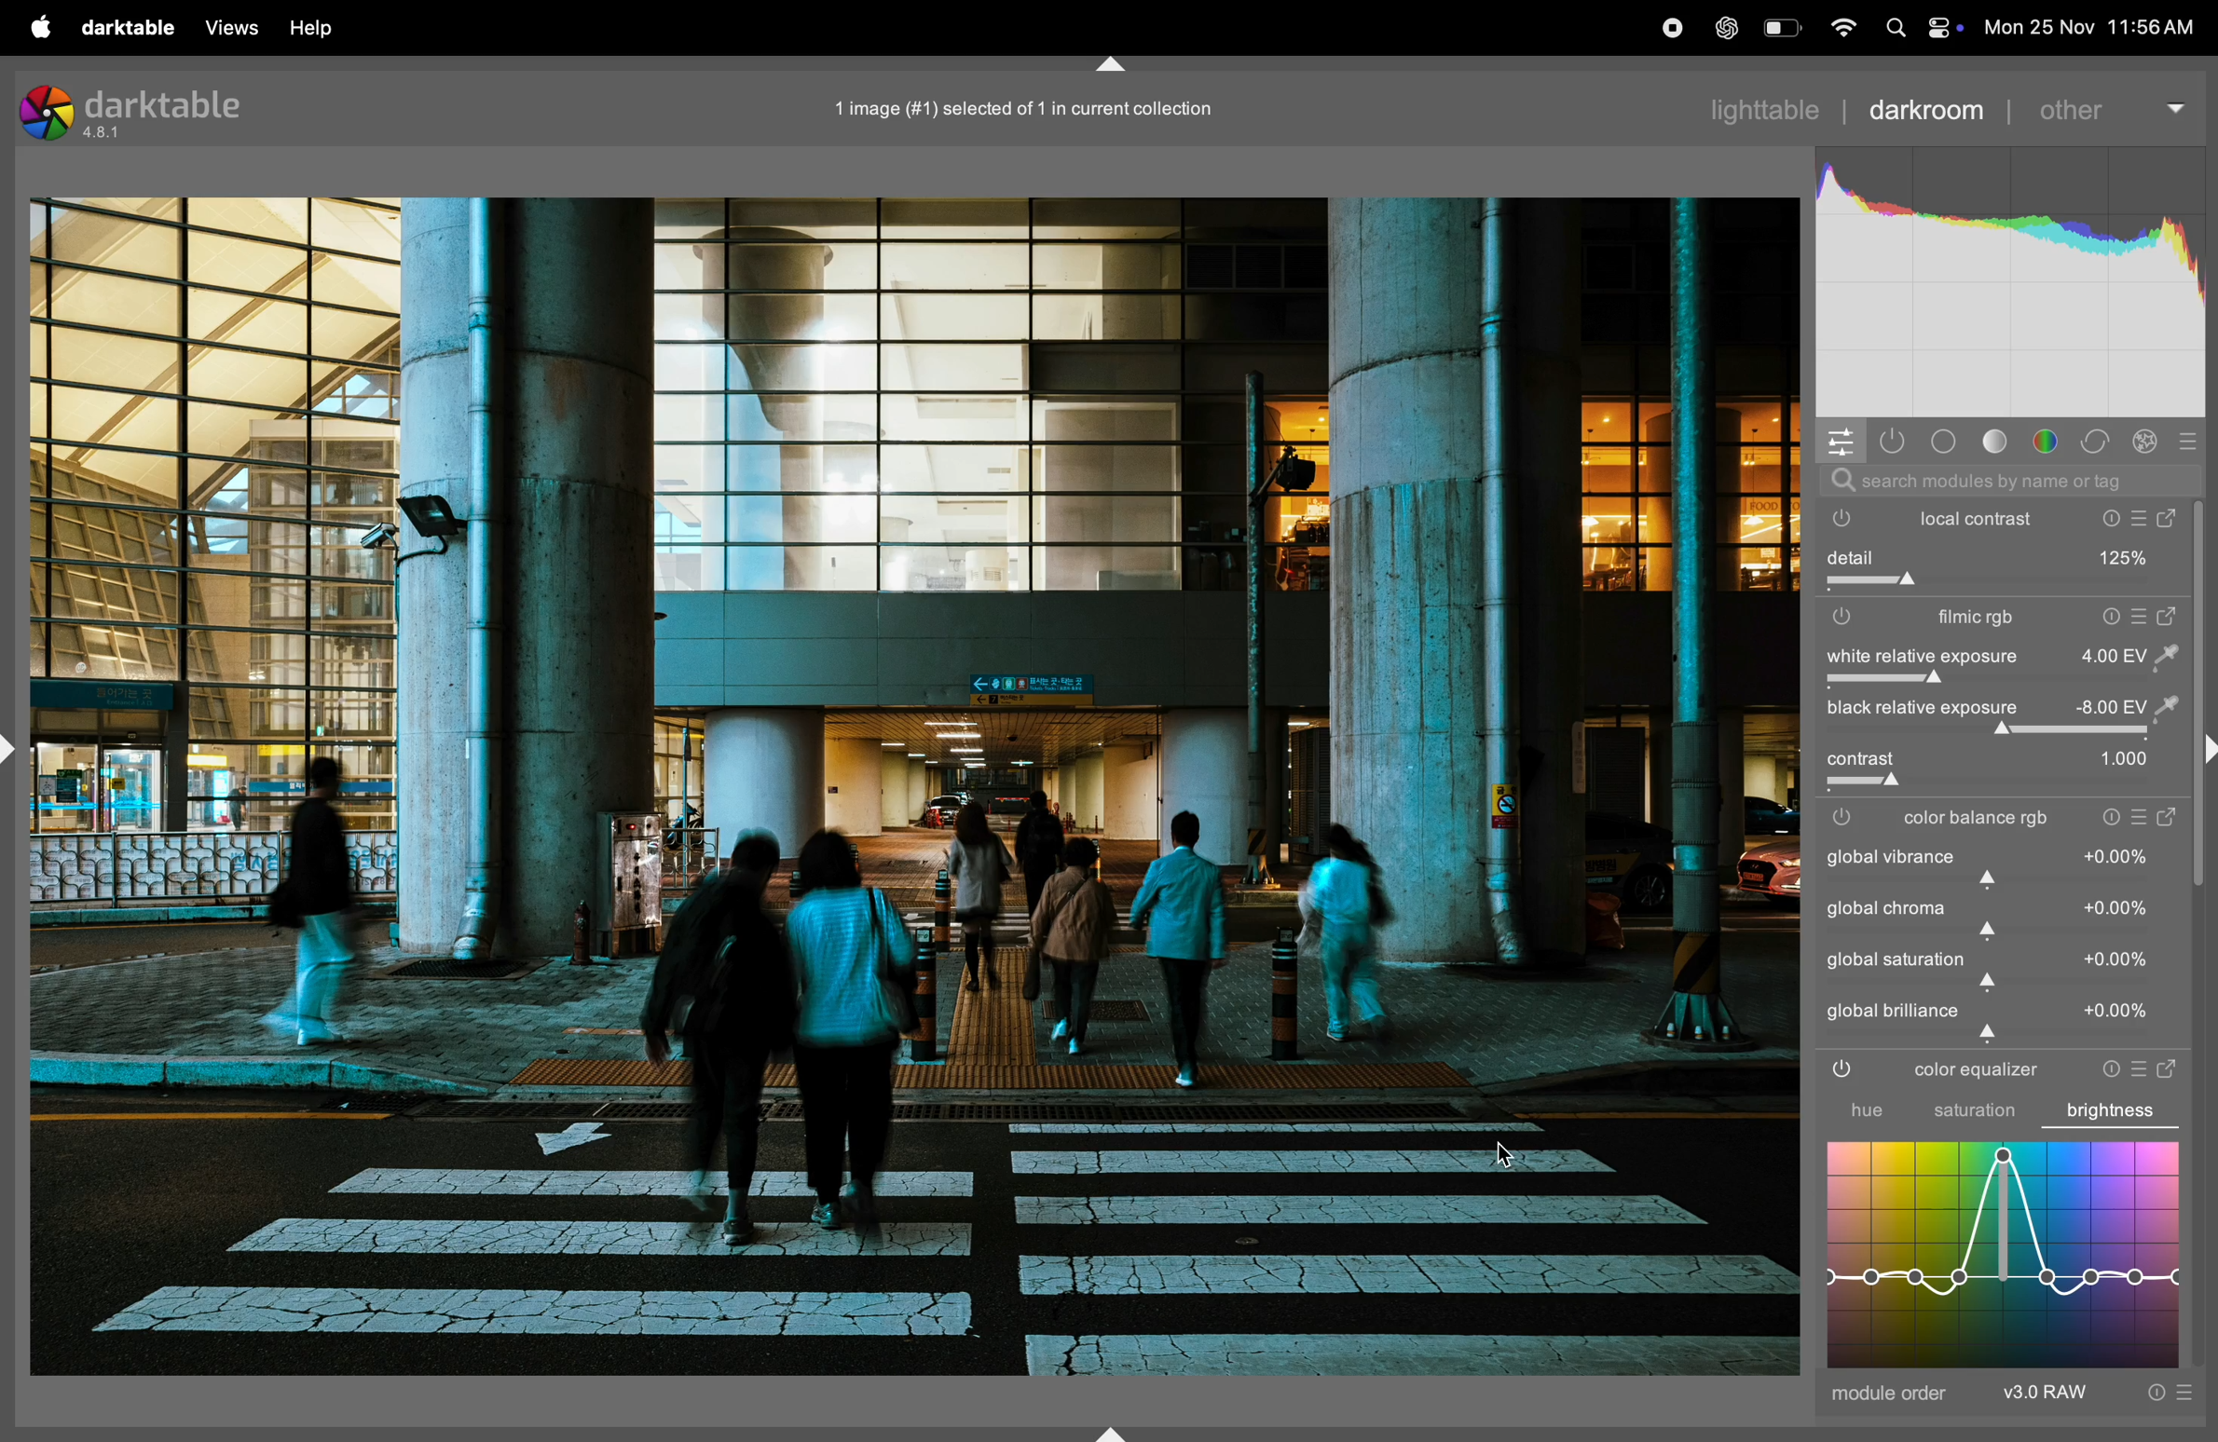 This screenshot has height=1442, width=2218. I want to click on detail, so click(2001, 556).